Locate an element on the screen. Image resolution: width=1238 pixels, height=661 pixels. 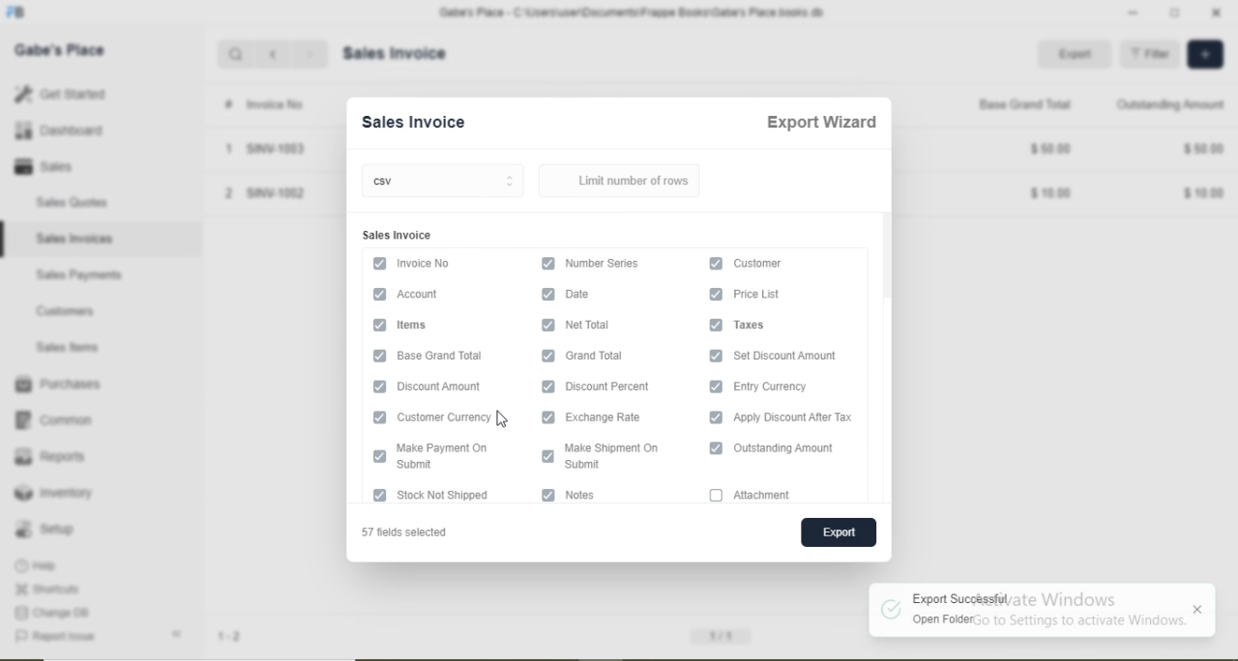
checkbox is located at coordinates (379, 455).